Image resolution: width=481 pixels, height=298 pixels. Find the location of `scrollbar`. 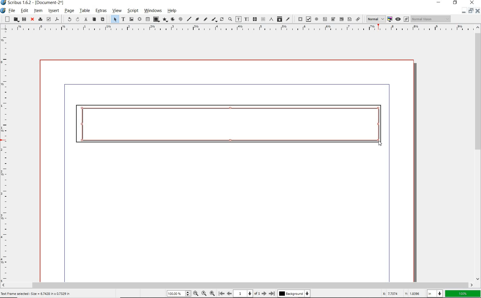

scrollbar is located at coordinates (238, 285).